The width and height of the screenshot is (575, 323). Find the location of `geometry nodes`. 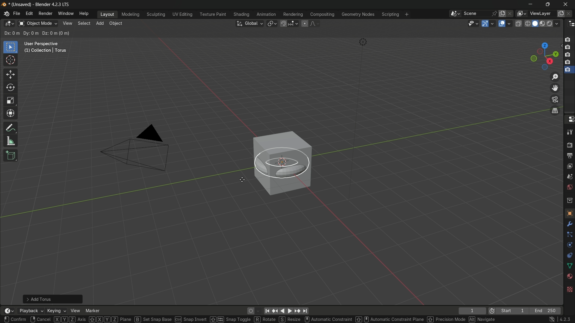

geometry nodes is located at coordinates (358, 15).